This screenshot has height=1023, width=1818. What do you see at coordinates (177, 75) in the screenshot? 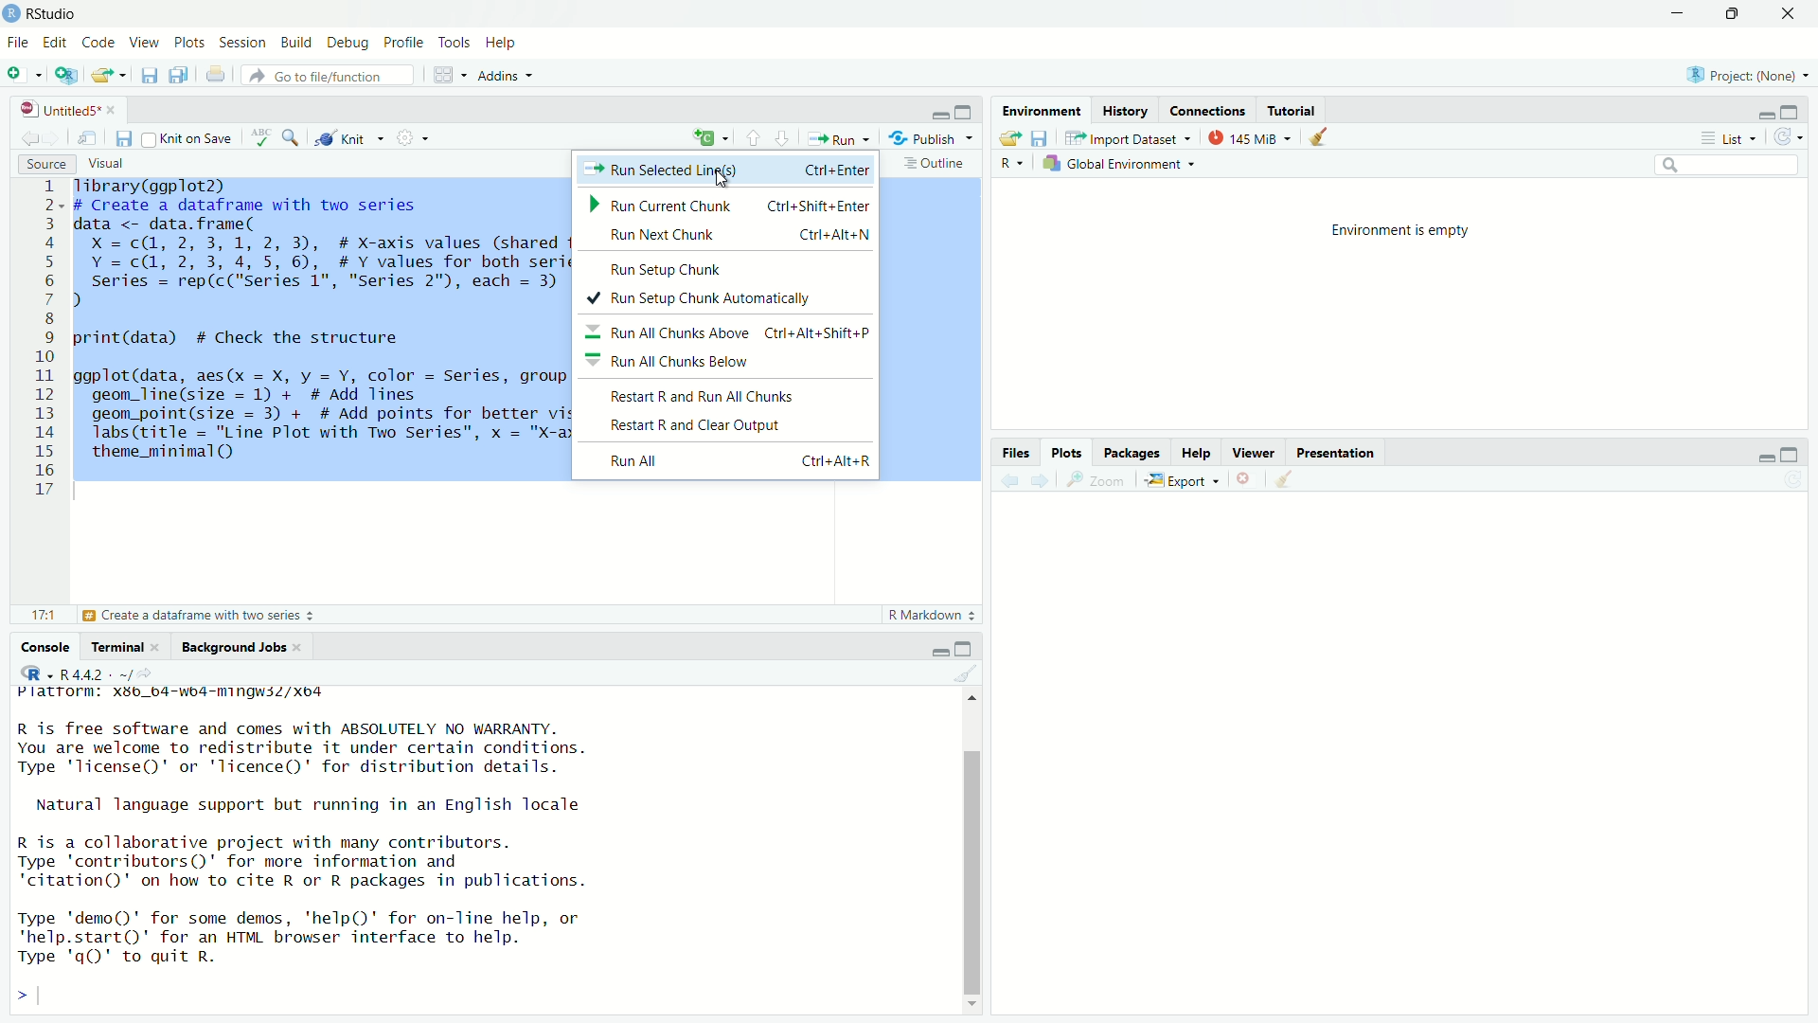
I see `save all documents` at bounding box center [177, 75].